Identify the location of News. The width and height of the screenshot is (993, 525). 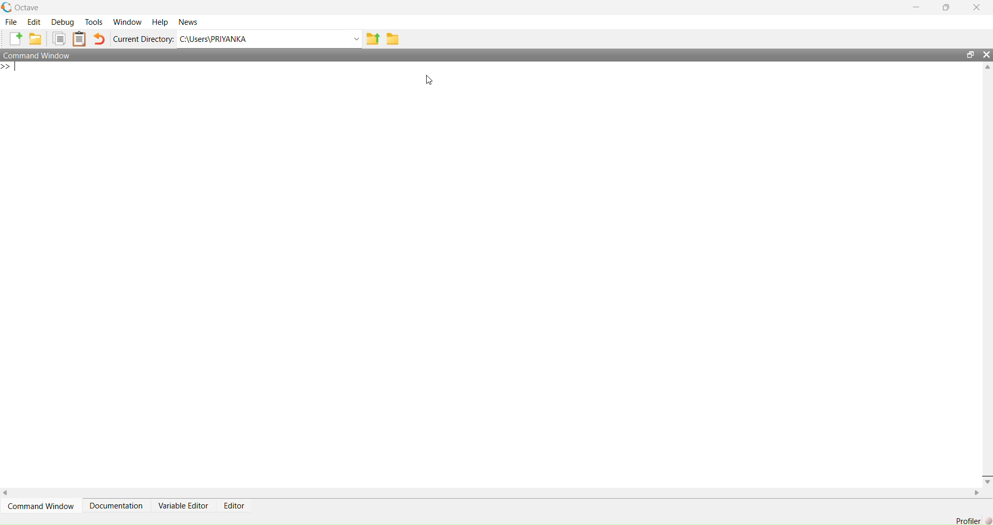
(189, 22).